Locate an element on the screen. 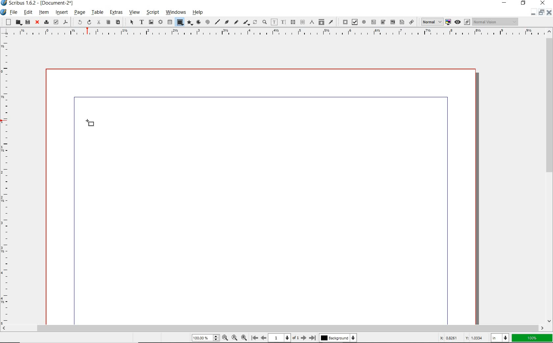 Image resolution: width=553 pixels, height=343 pixels. minimize is located at coordinates (505, 3).